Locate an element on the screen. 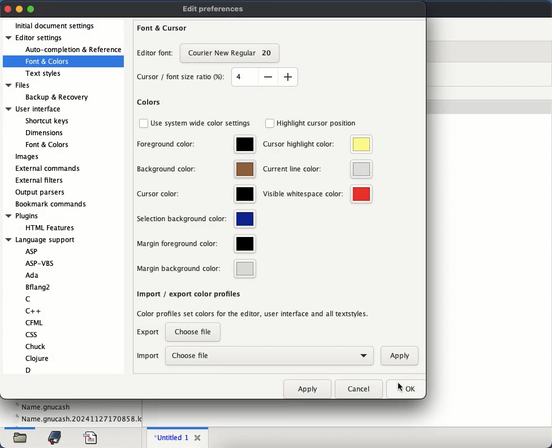 This screenshot has width=552, height=448. font size is located at coordinates (232, 54).